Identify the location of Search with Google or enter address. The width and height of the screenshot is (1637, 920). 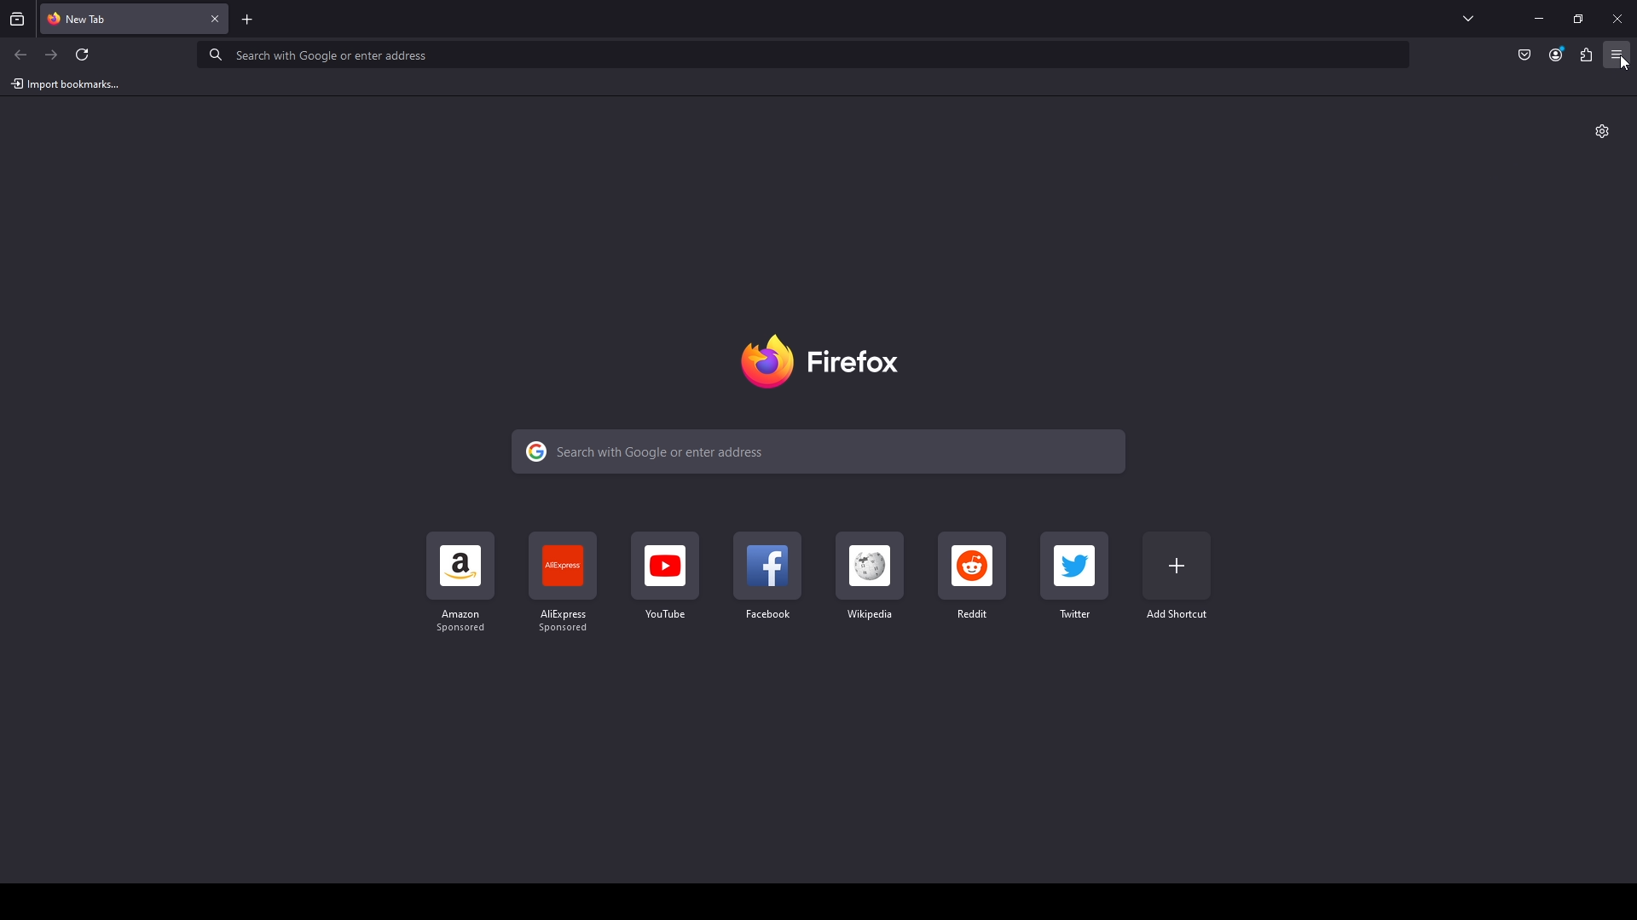
(817, 451).